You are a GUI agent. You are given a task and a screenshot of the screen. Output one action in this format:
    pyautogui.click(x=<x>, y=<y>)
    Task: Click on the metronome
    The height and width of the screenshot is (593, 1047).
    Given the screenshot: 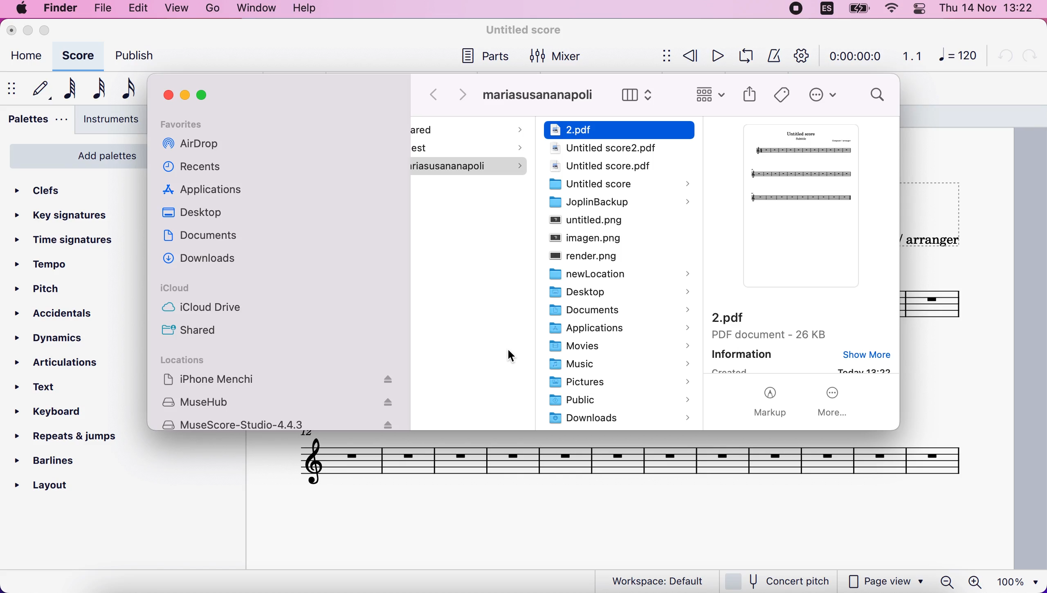 What is the action you would take?
    pyautogui.click(x=772, y=56)
    